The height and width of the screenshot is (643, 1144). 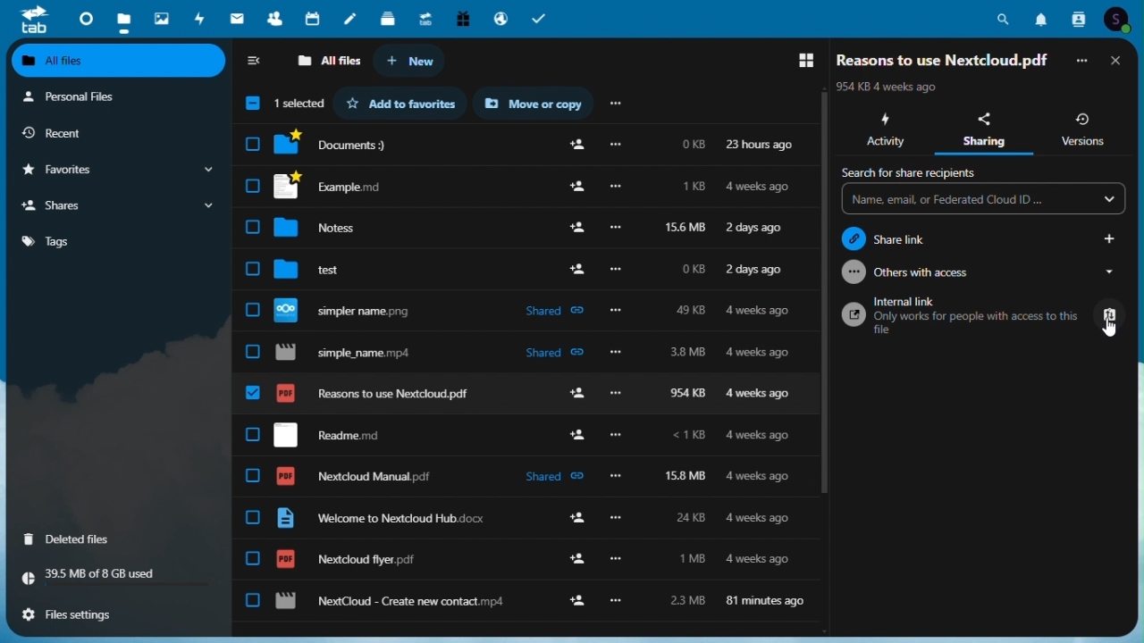 What do you see at coordinates (762, 269) in the screenshot?
I see `2 days ago` at bounding box center [762, 269].